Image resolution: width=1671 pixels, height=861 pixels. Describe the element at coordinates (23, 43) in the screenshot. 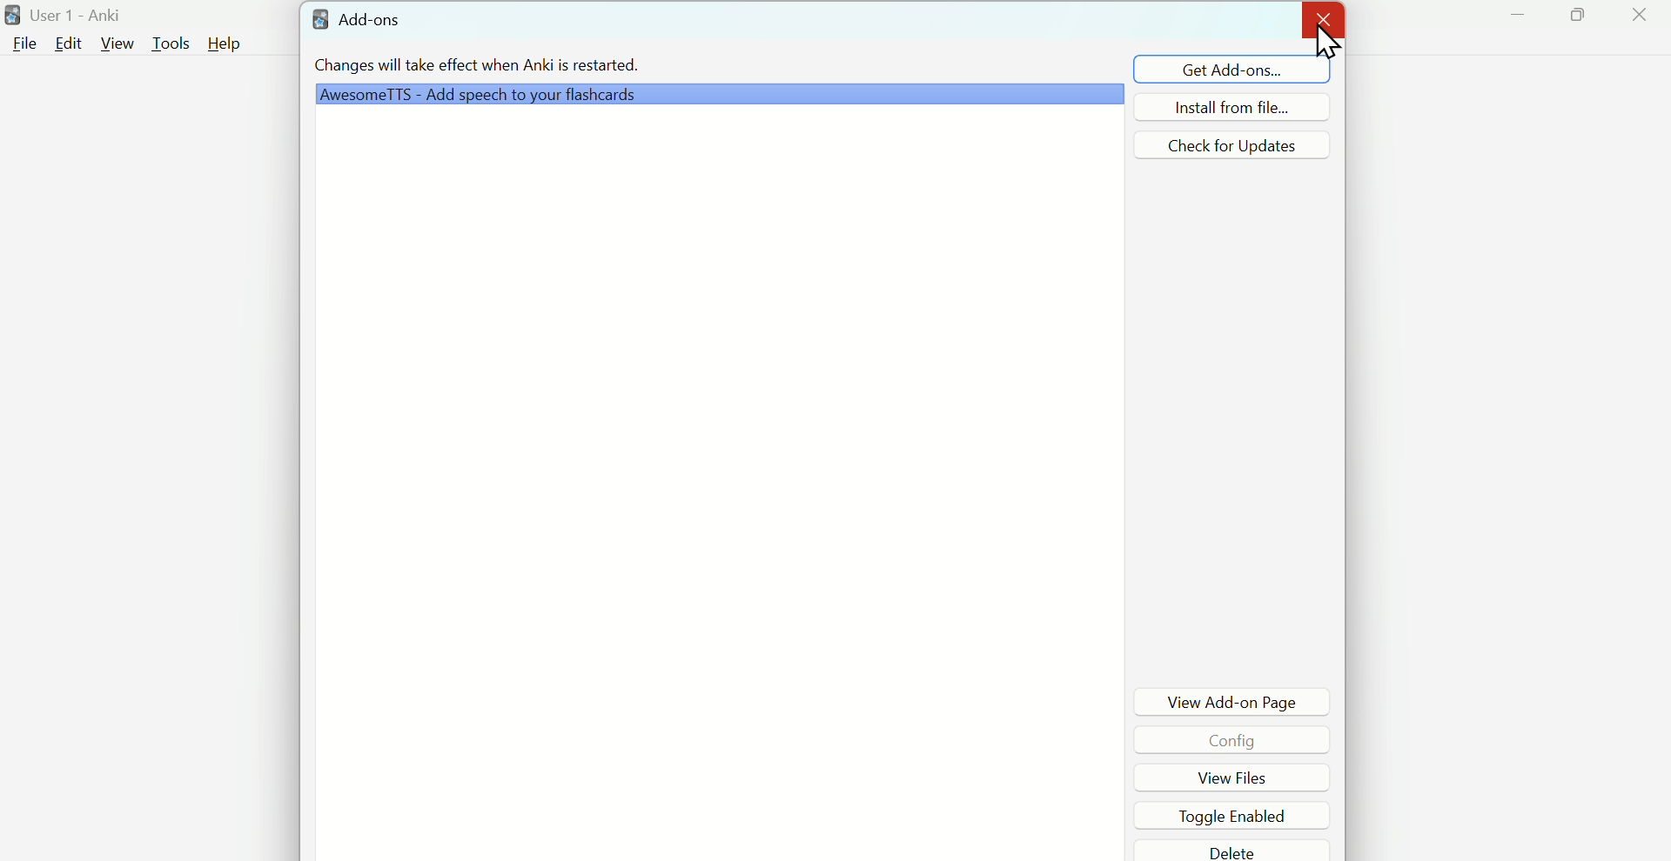

I see `File` at that location.